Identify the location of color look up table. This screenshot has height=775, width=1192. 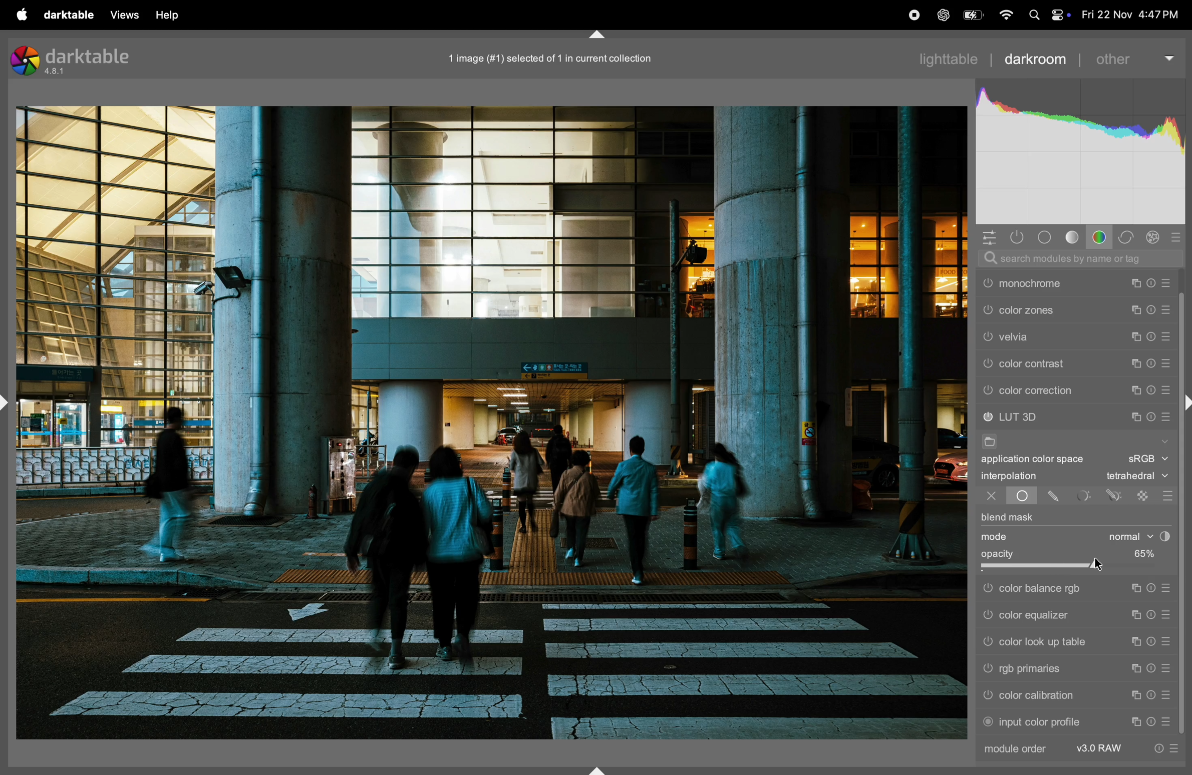
(1049, 642).